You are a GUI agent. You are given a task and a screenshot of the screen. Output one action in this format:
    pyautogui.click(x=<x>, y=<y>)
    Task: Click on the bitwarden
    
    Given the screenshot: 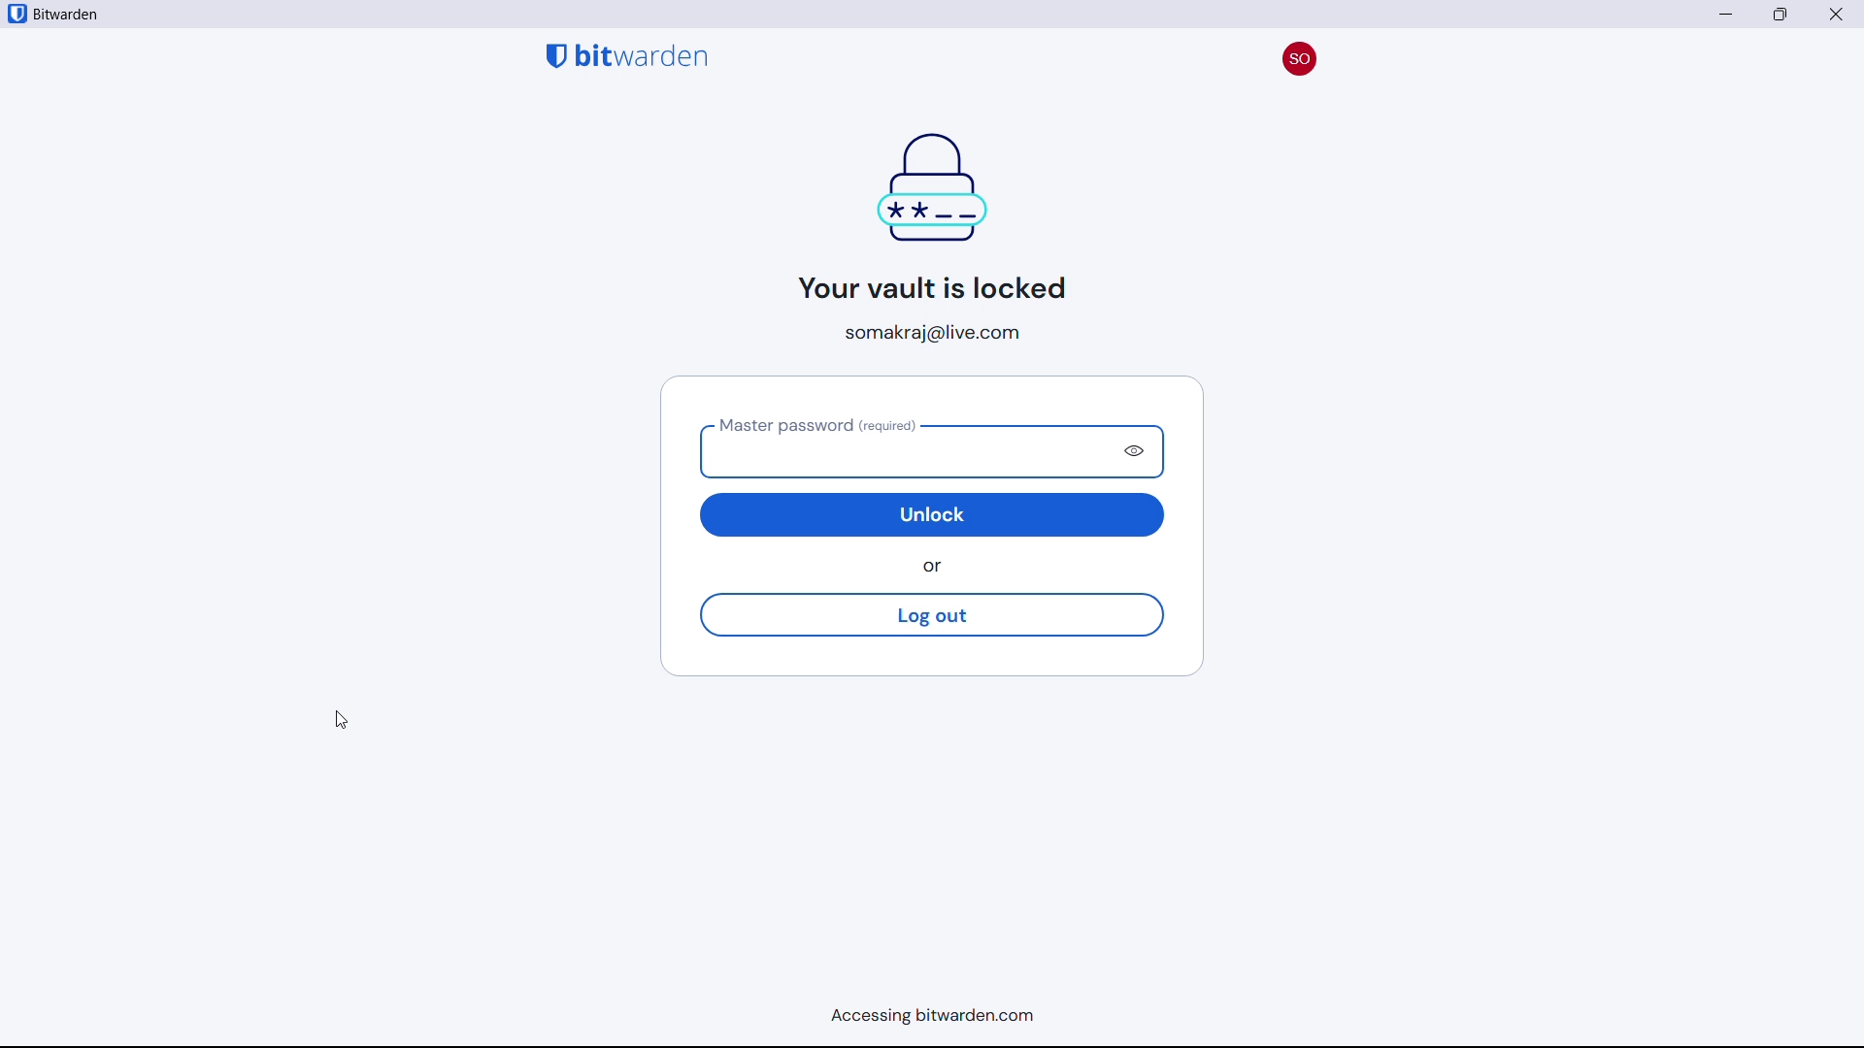 What is the action you would take?
    pyautogui.click(x=74, y=16)
    